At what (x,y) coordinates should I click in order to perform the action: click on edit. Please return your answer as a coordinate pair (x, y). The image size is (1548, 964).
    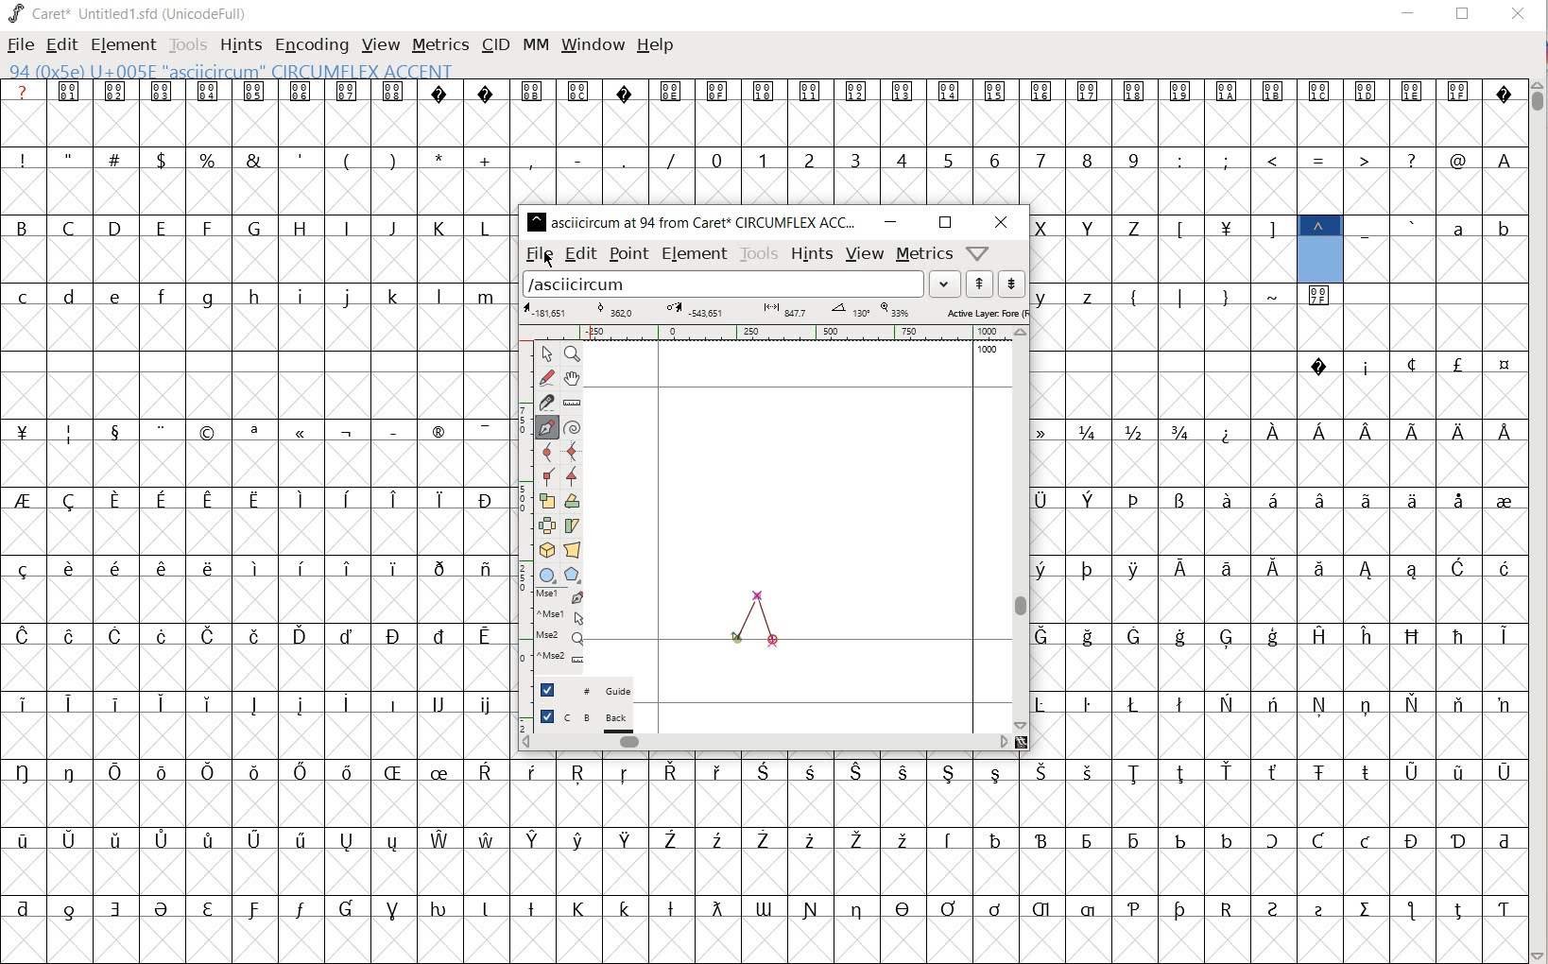
    Looking at the image, I should click on (580, 254).